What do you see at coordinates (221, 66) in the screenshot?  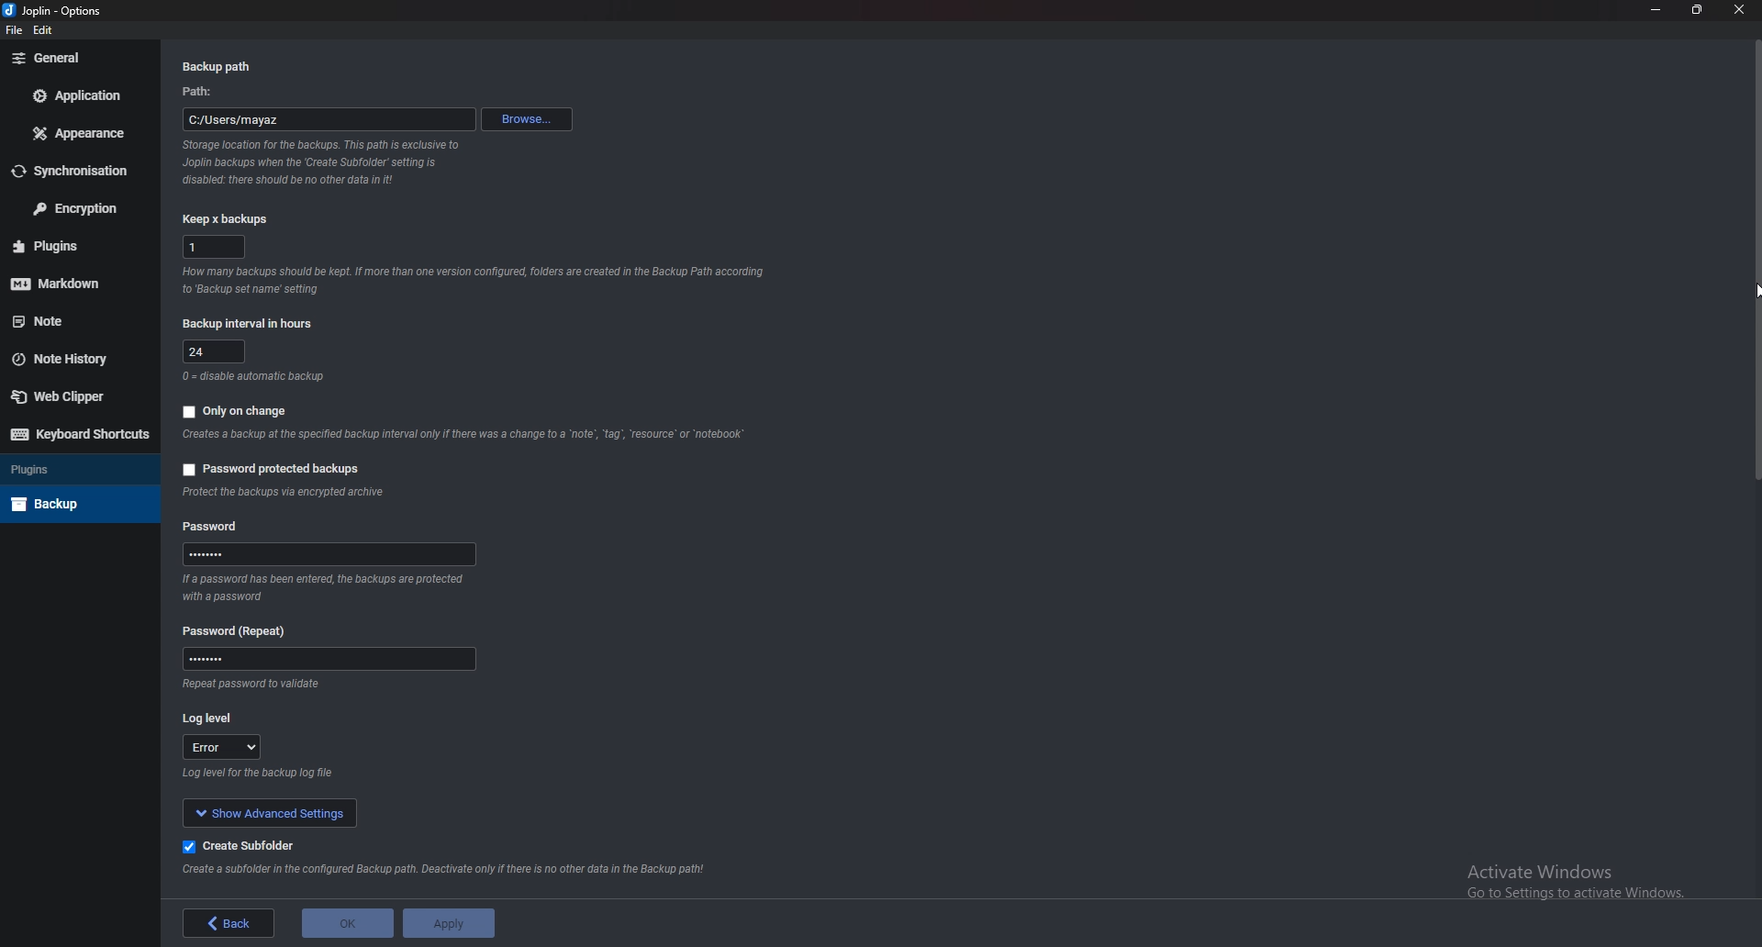 I see `back up path` at bounding box center [221, 66].